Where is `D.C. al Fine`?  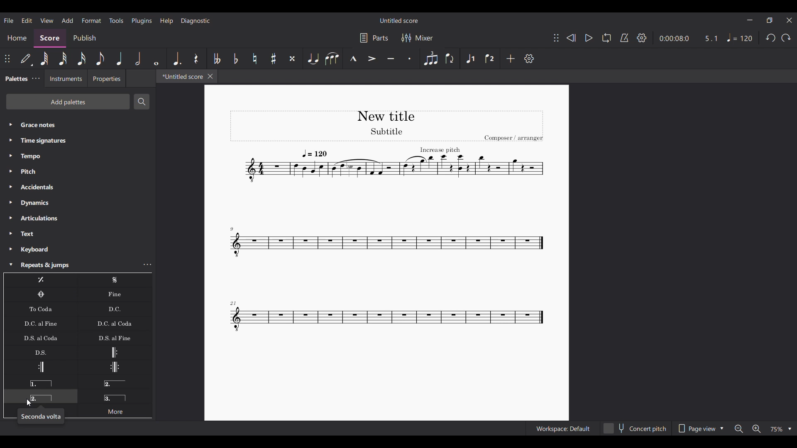
D.C. al Fine is located at coordinates (41, 323).